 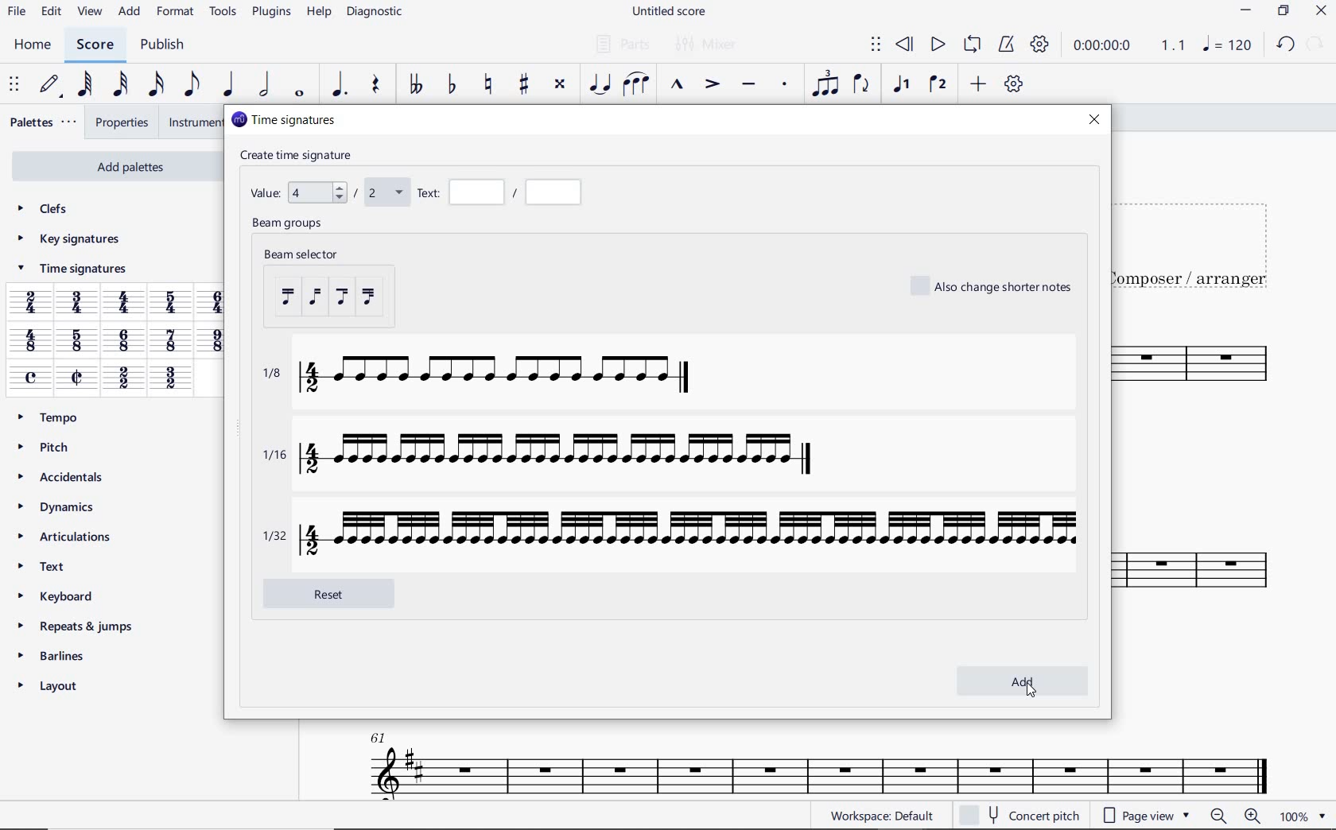 What do you see at coordinates (53, 685) in the screenshot?
I see `LAYOUT` at bounding box center [53, 685].